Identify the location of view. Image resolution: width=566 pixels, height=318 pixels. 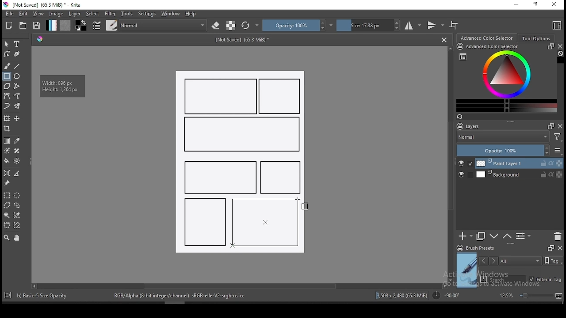
(38, 14).